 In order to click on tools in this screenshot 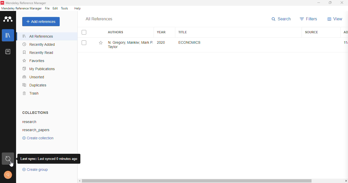, I will do `click(65, 8)`.